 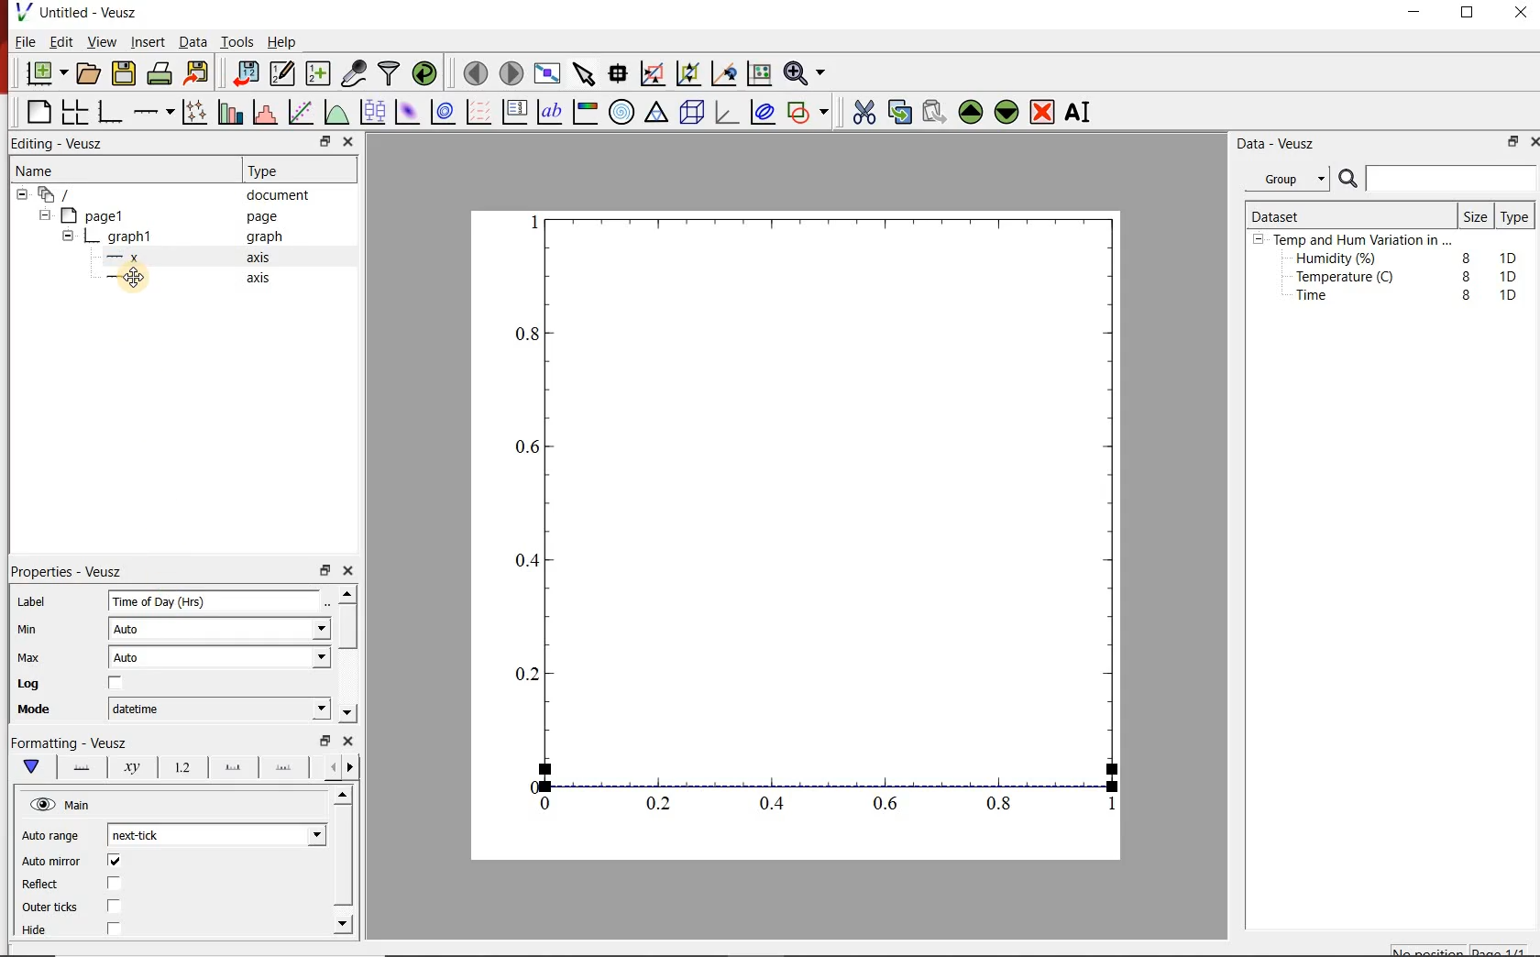 What do you see at coordinates (264, 238) in the screenshot?
I see `graph` at bounding box center [264, 238].